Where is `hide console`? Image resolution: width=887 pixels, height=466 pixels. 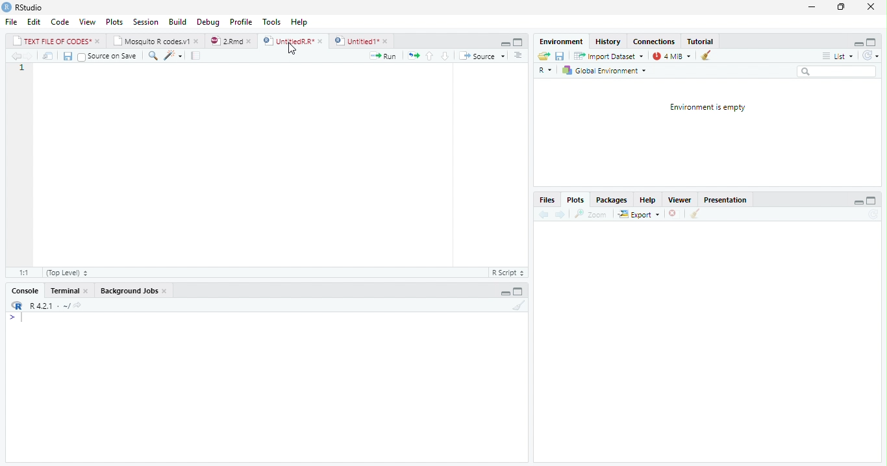
hide console is located at coordinates (519, 290).